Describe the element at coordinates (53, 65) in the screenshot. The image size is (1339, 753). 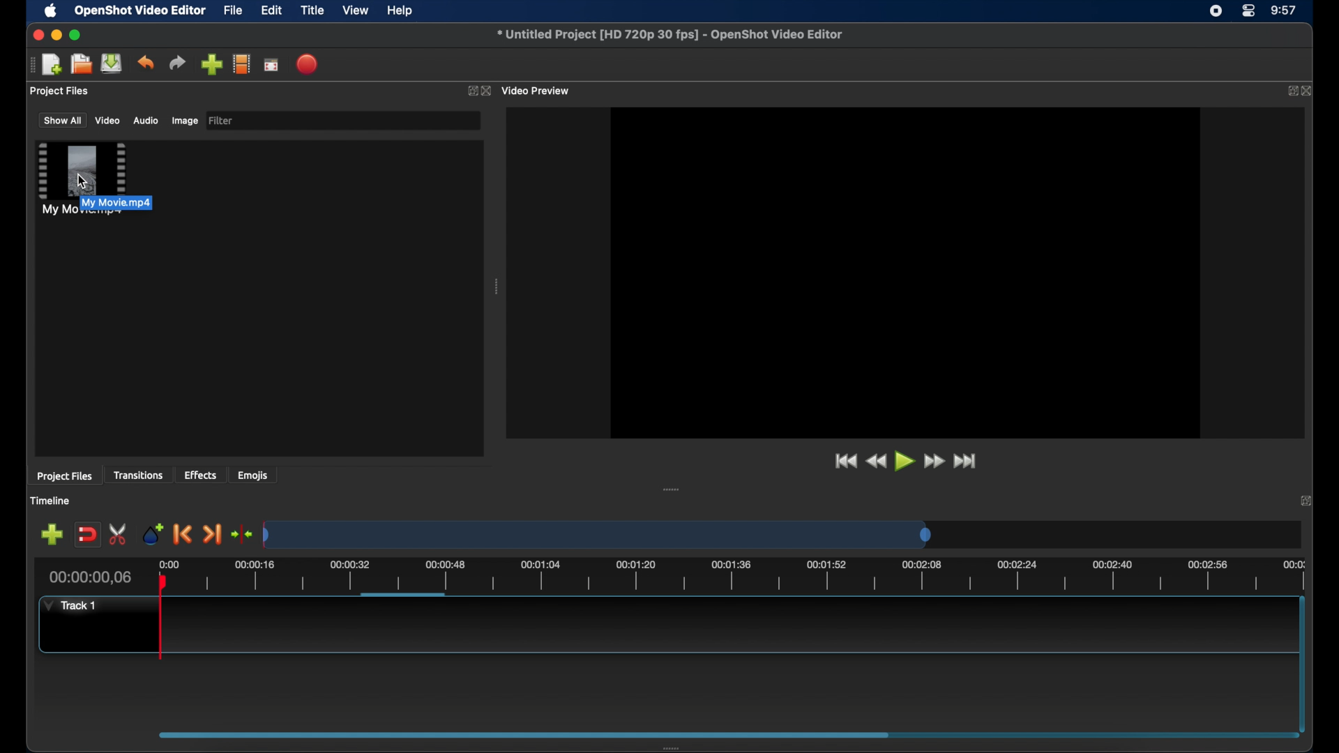
I see `new project` at that location.